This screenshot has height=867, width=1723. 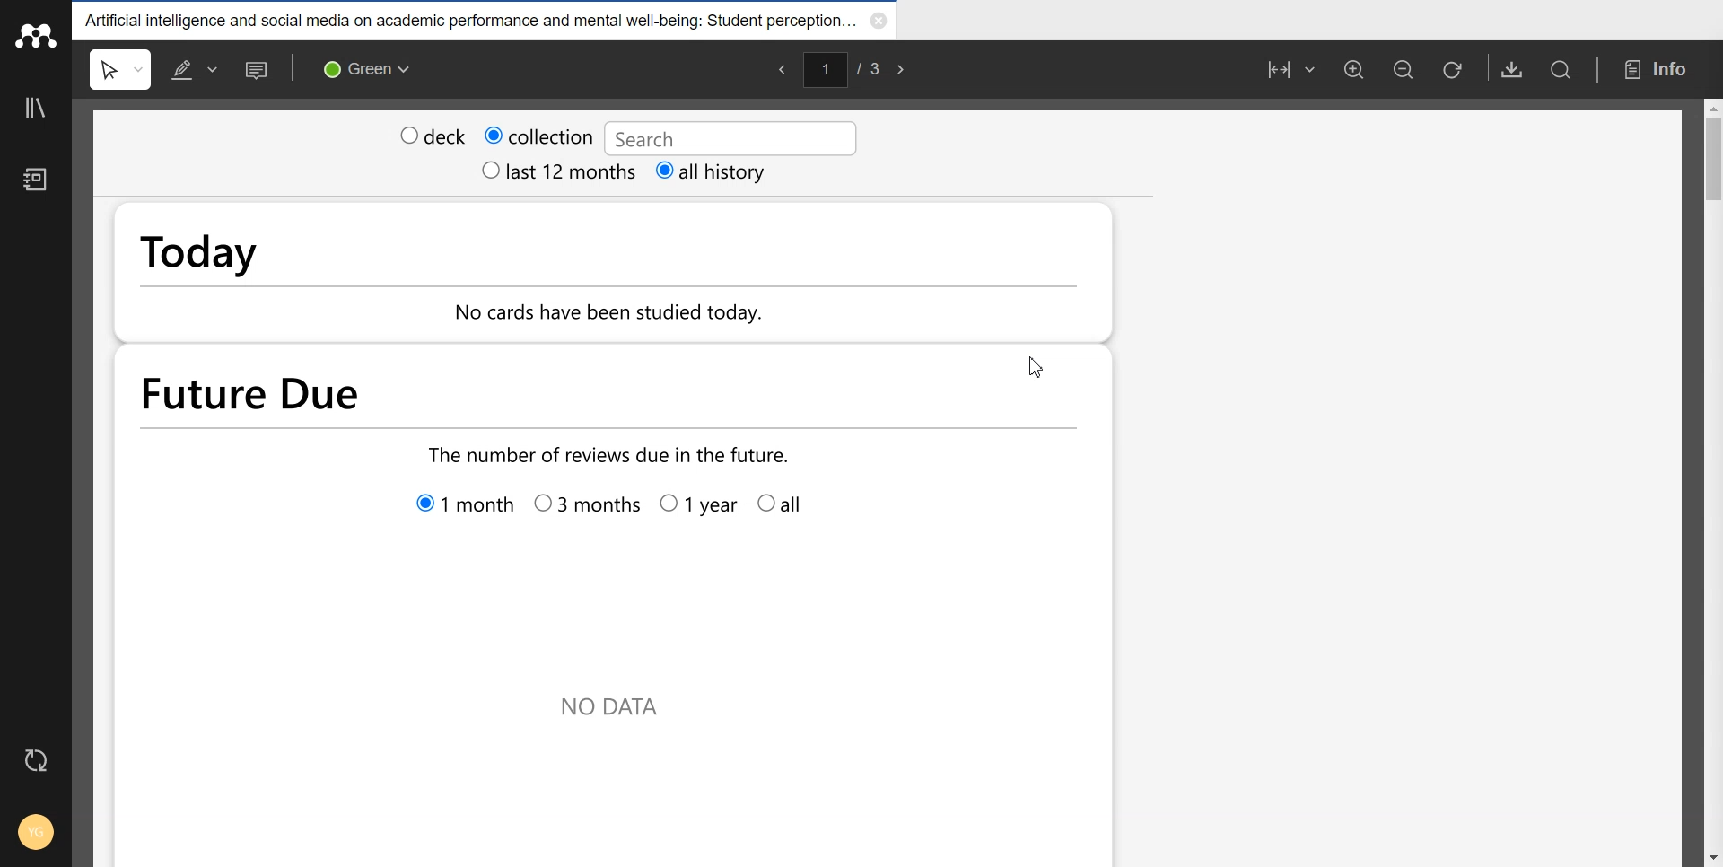 What do you see at coordinates (1038, 365) in the screenshot?
I see `Cursor` at bounding box center [1038, 365].